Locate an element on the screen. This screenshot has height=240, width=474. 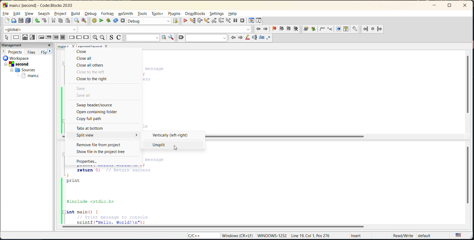
horizontal scroll bar is located at coordinates (213, 227).